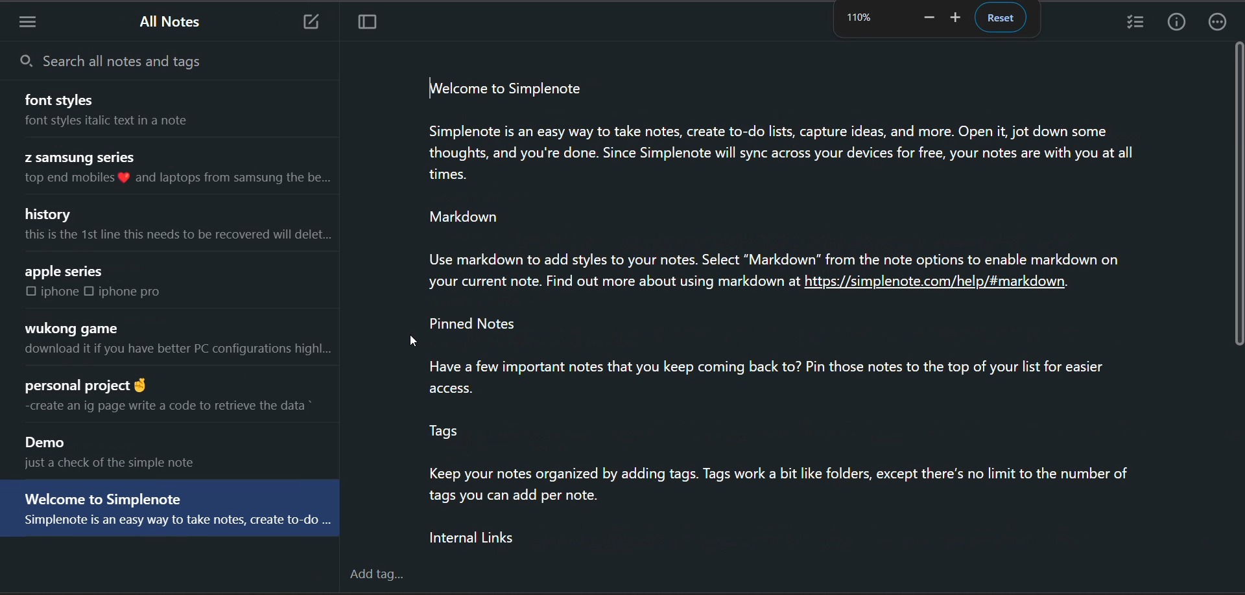  I want to click on your current note. Find out more about using markdown at, so click(601, 281).